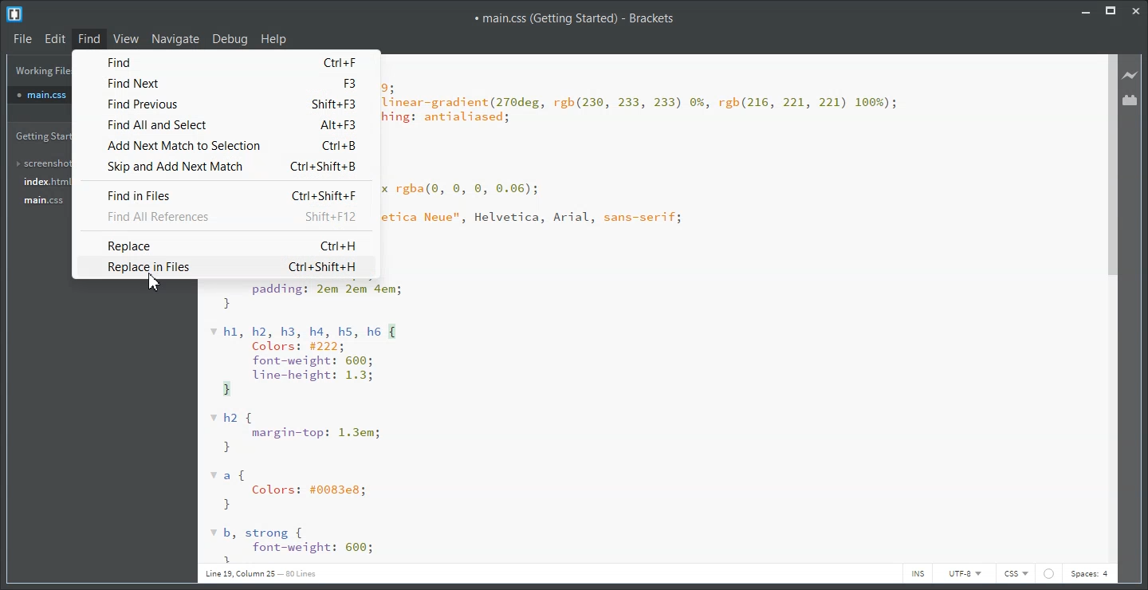 The width and height of the screenshot is (1148, 590). What do you see at coordinates (88, 39) in the screenshot?
I see `Find` at bounding box center [88, 39].